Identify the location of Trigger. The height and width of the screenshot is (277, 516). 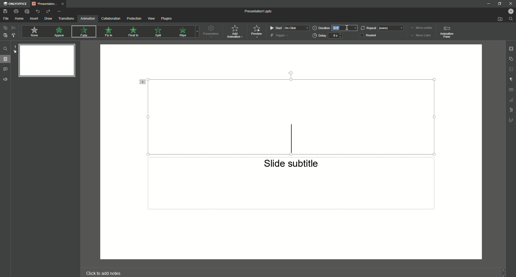
(279, 35).